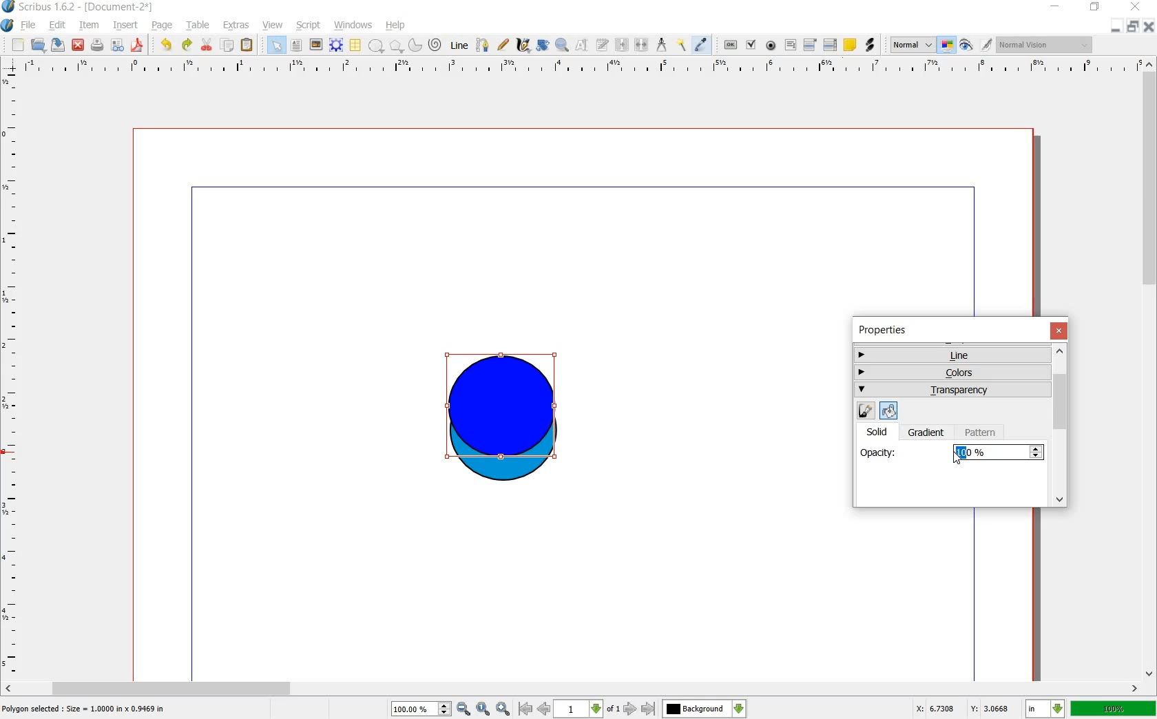  What do you see at coordinates (229, 45) in the screenshot?
I see `copy` at bounding box center [229, 45].